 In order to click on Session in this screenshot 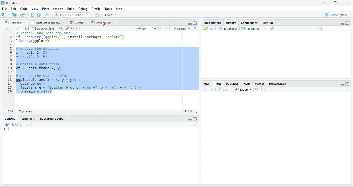, I will do `click(58, 9)`.